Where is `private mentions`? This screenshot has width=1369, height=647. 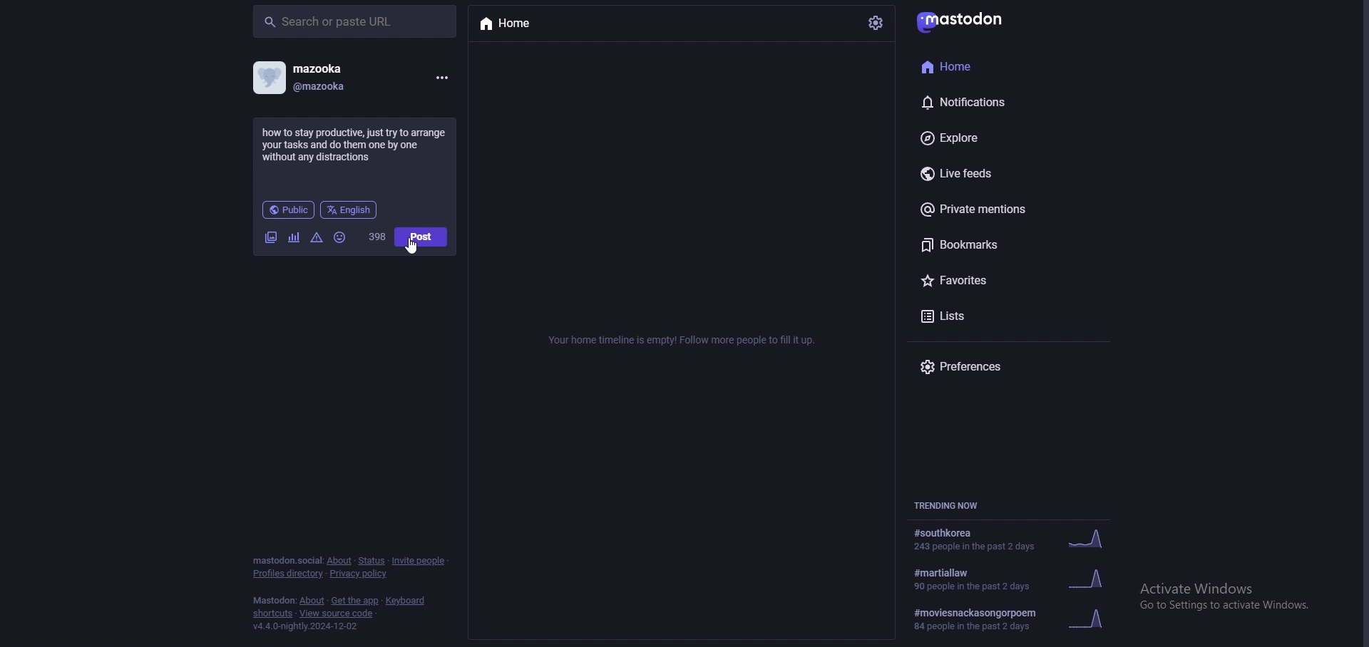 private mentions is located at coordinates (994, 209).